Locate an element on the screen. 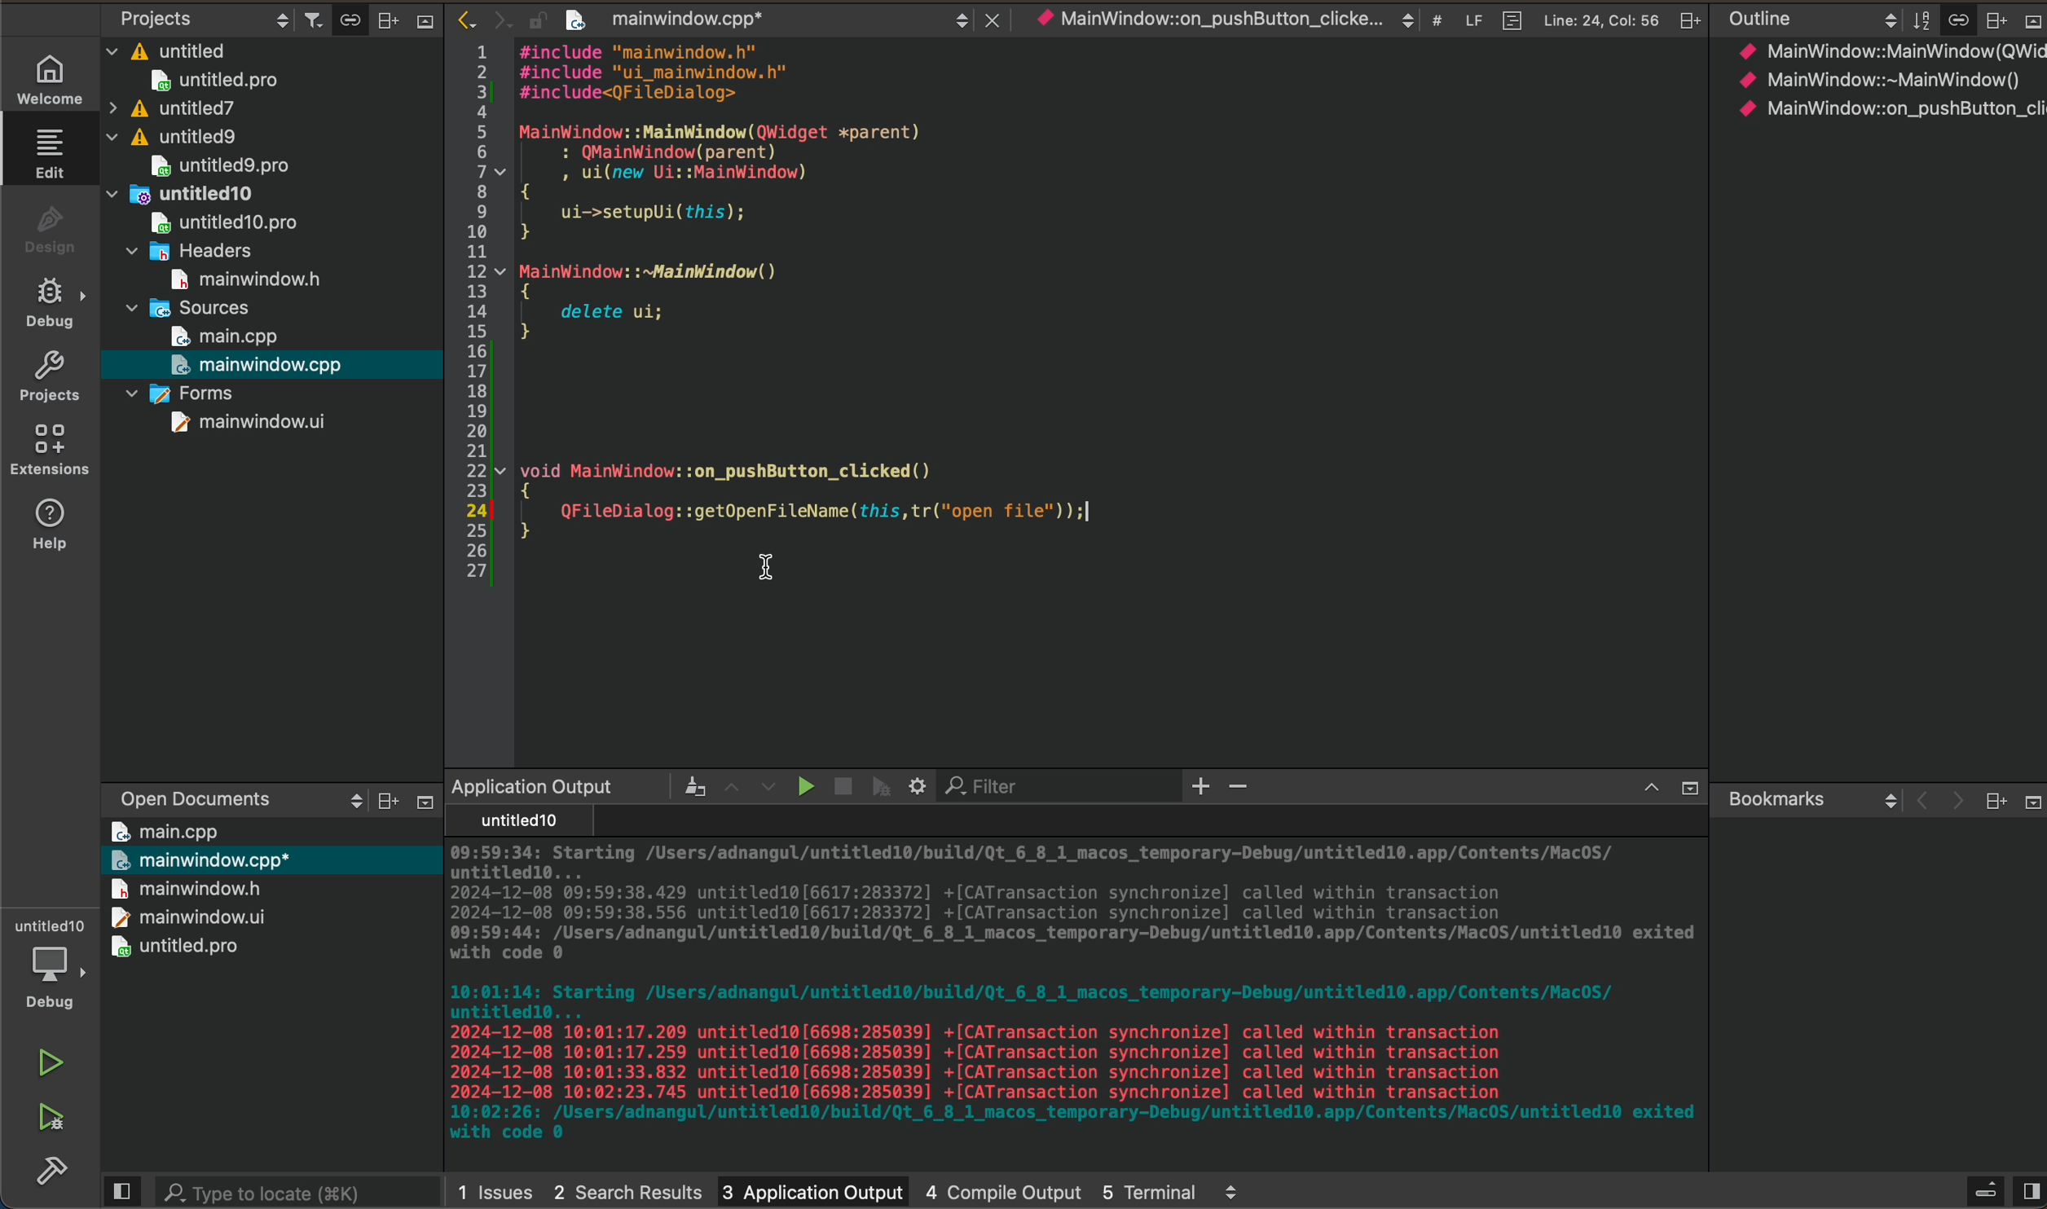  filter is located at coordinates (307, 18).